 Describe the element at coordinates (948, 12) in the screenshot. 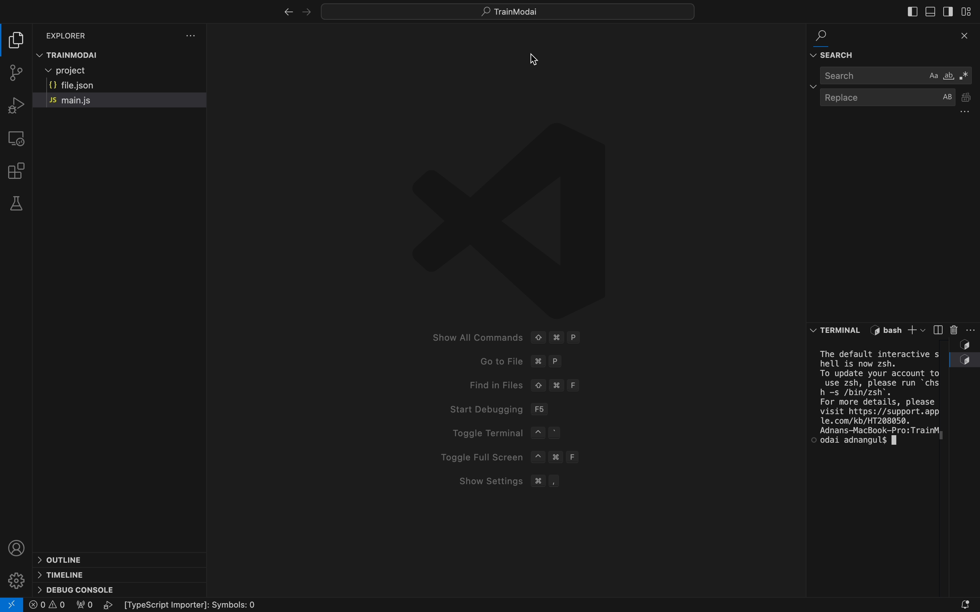

I see `sidebar on right` at that location.